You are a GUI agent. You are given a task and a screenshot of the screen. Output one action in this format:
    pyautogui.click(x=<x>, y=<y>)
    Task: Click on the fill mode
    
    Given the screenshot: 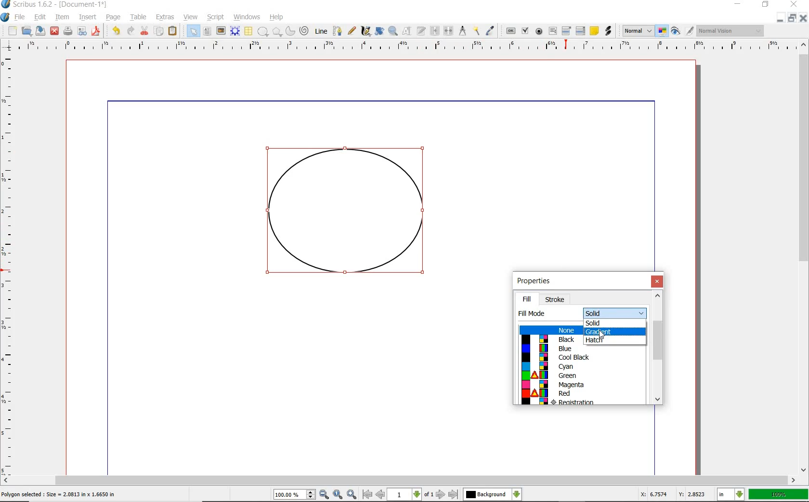 What is the action you would take?
    pyautogui.click(x=615, y=312)
    